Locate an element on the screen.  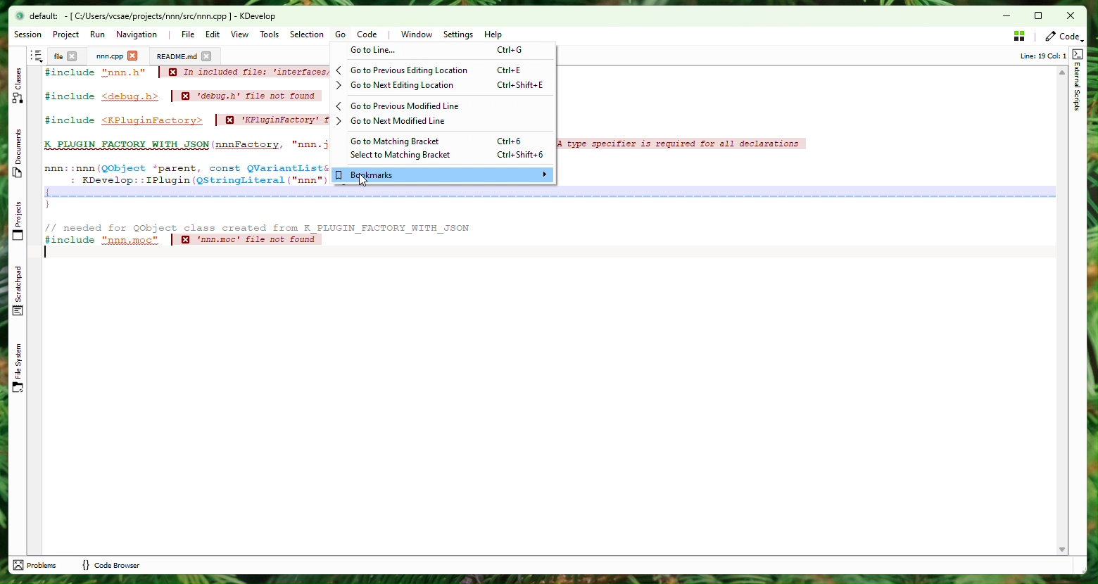
Code is located at coordinates (371, 36).